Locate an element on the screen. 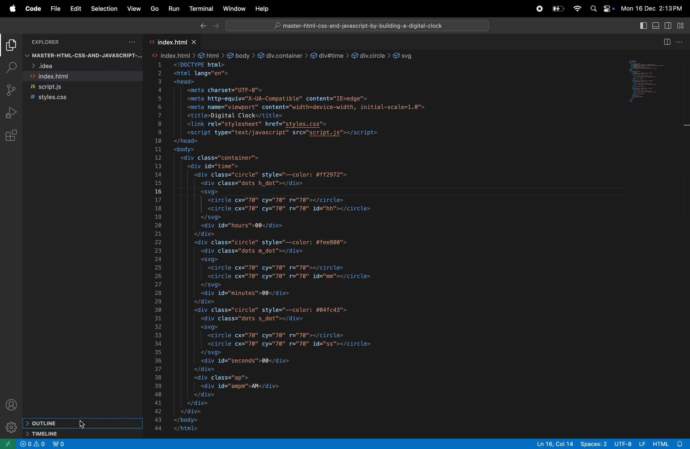 The width and height of the screenshot is (690, 449). no ports forwarded is located at coordinates (60, 443).